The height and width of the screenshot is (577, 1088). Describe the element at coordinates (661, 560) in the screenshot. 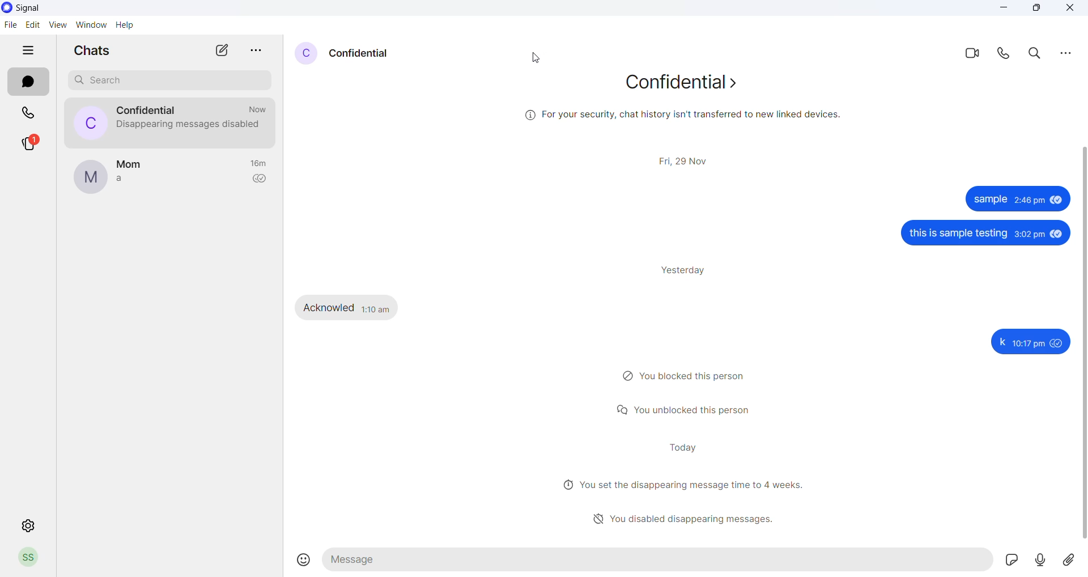

I see `message text area` at that location.